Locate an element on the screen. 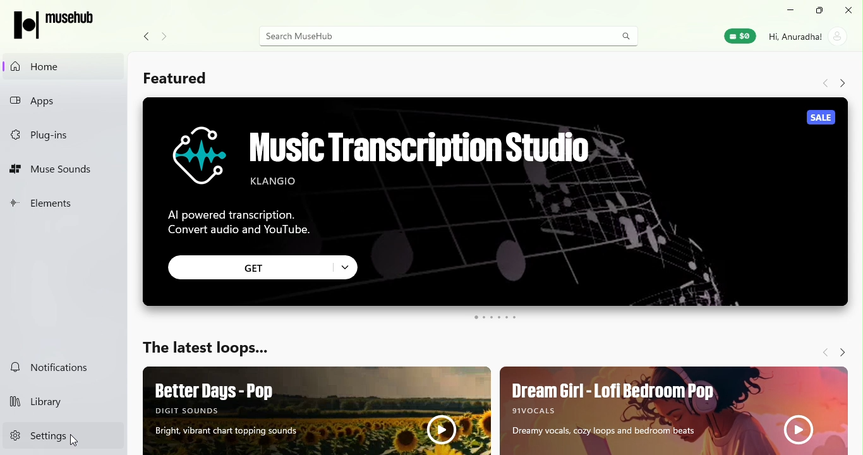  Muse Wallet is located at coordinates (739, 37).